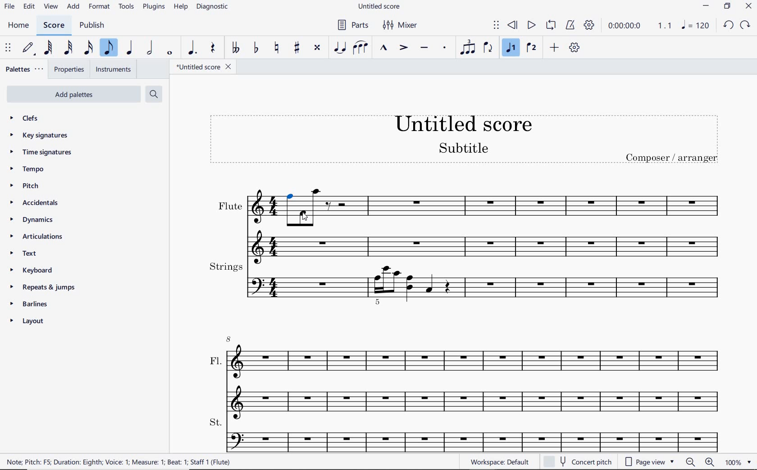  I want to click on articulations, so click(36, 237).